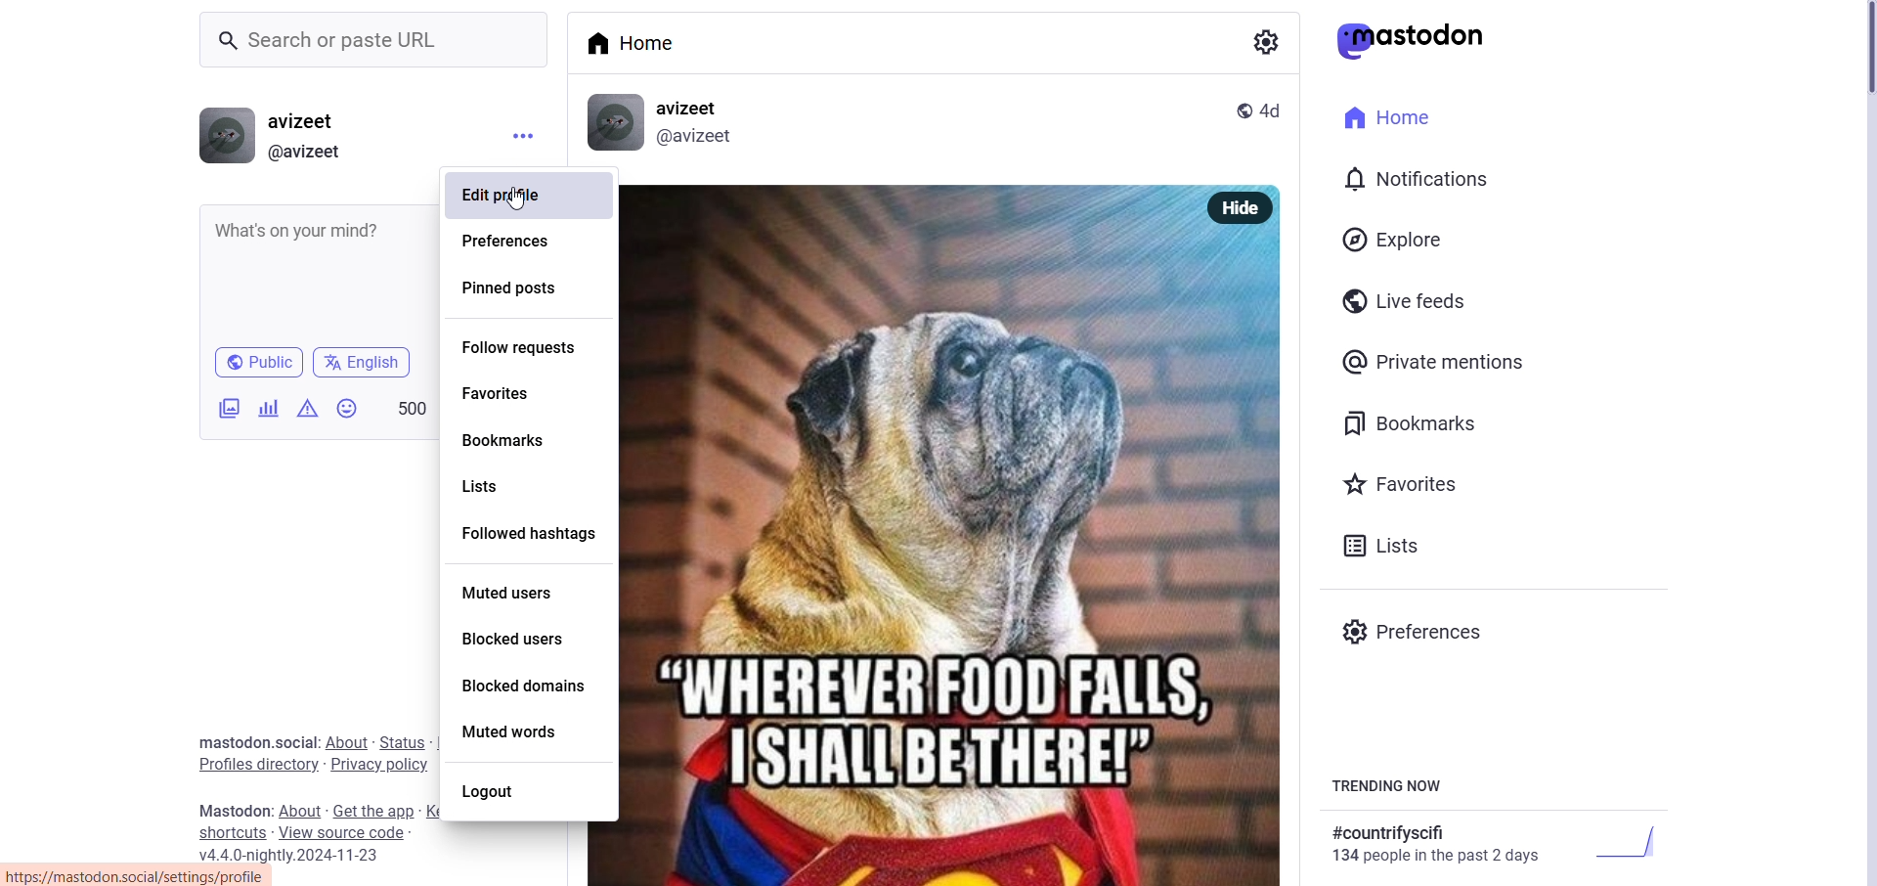 This screenshot has height=886, width=1877. Describe the element at coordinates (518, 198) in the screenshot. I see `Cursor` at that location.